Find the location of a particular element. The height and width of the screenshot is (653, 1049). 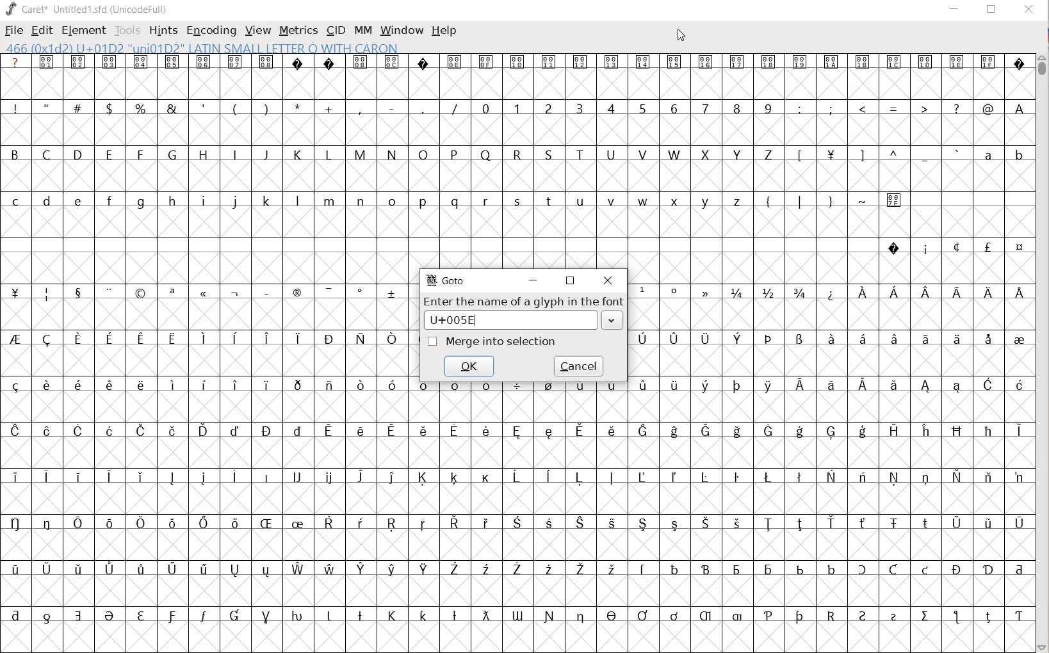

MINIMIZE is located at coordinates (955, 8).